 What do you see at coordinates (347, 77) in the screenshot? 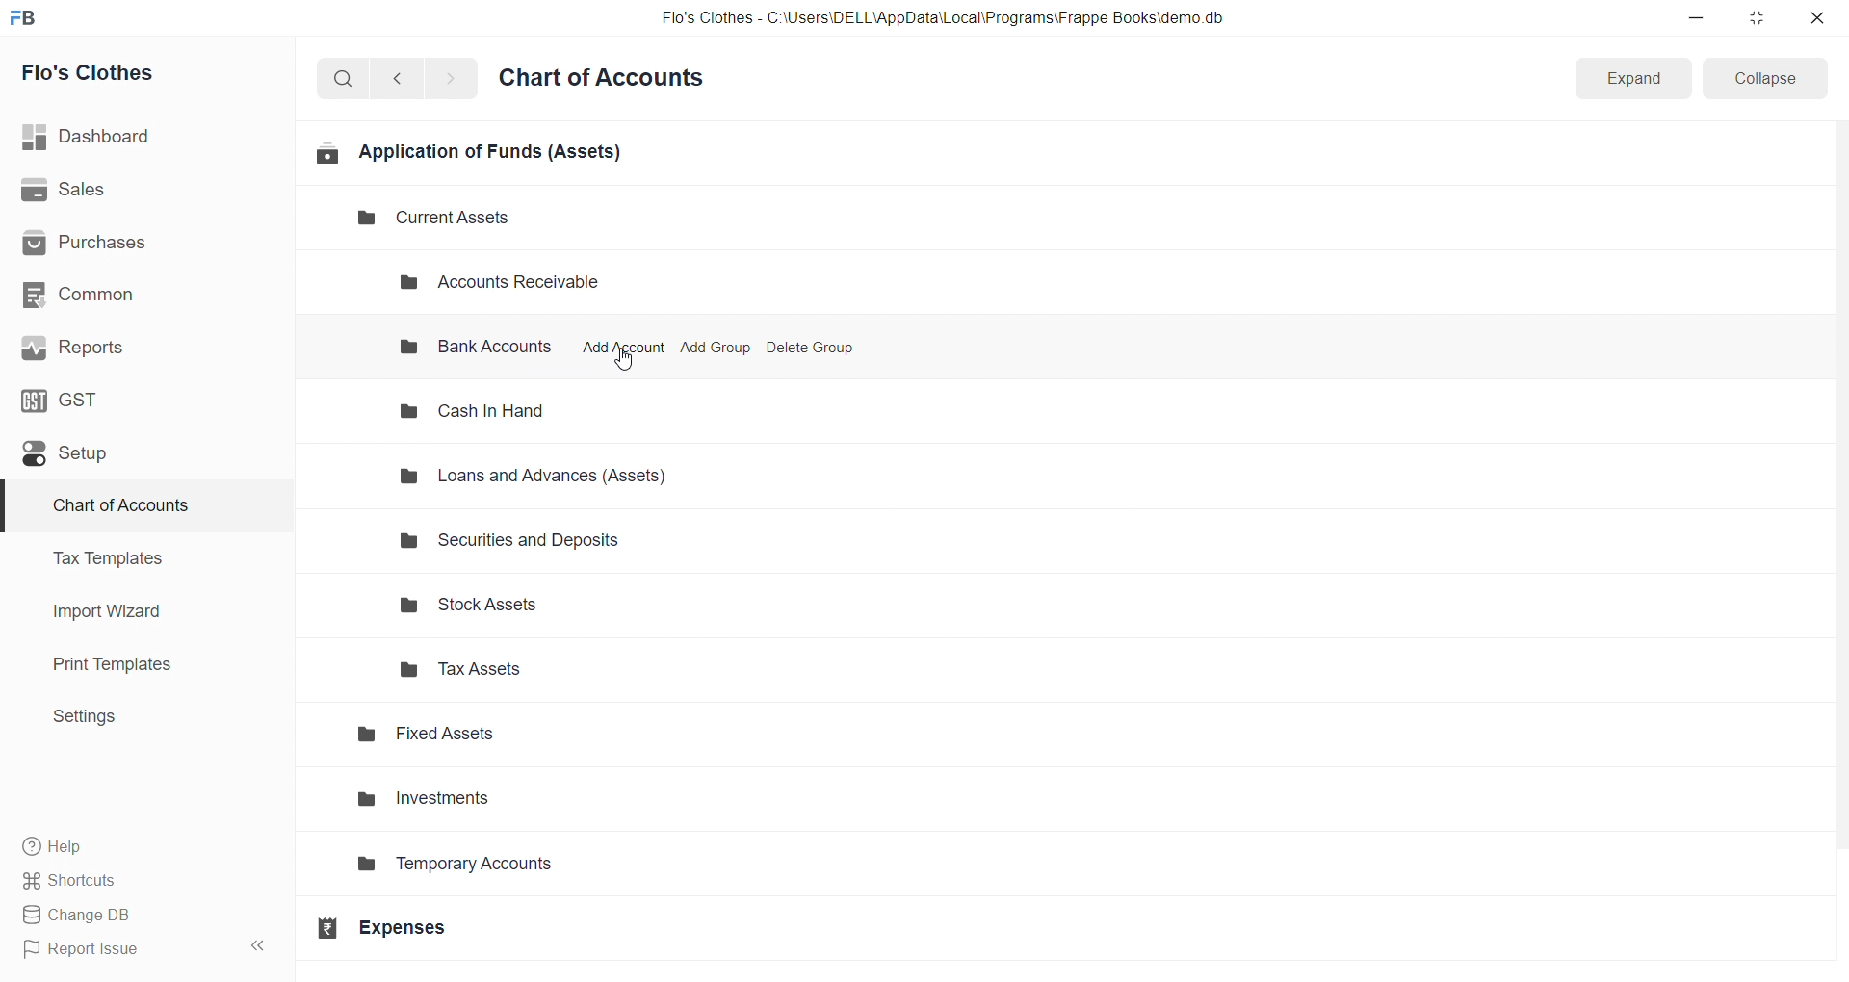
I see `search` at bounding box center [347, 77].